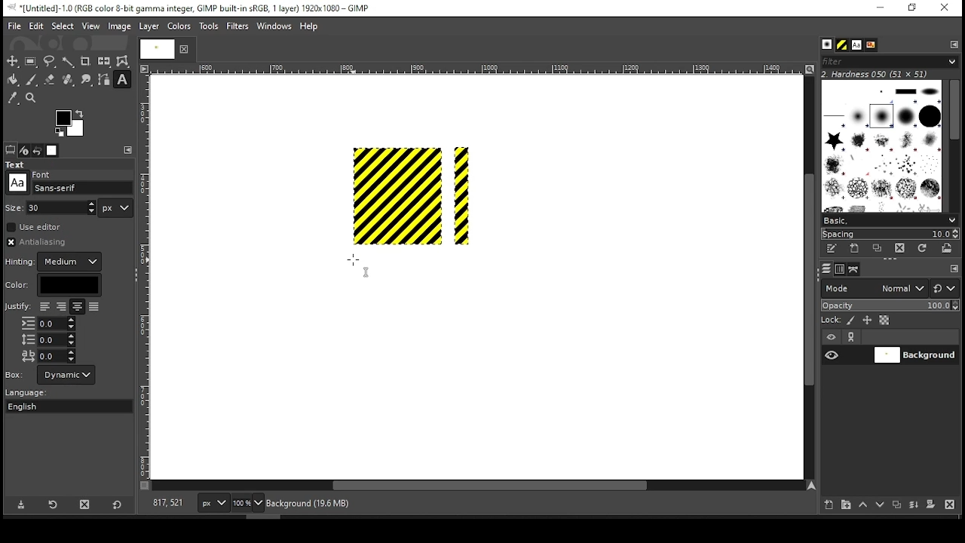 The height and width of the screenshot is (543, 965). I want to click on minimize, so click(879, 8).